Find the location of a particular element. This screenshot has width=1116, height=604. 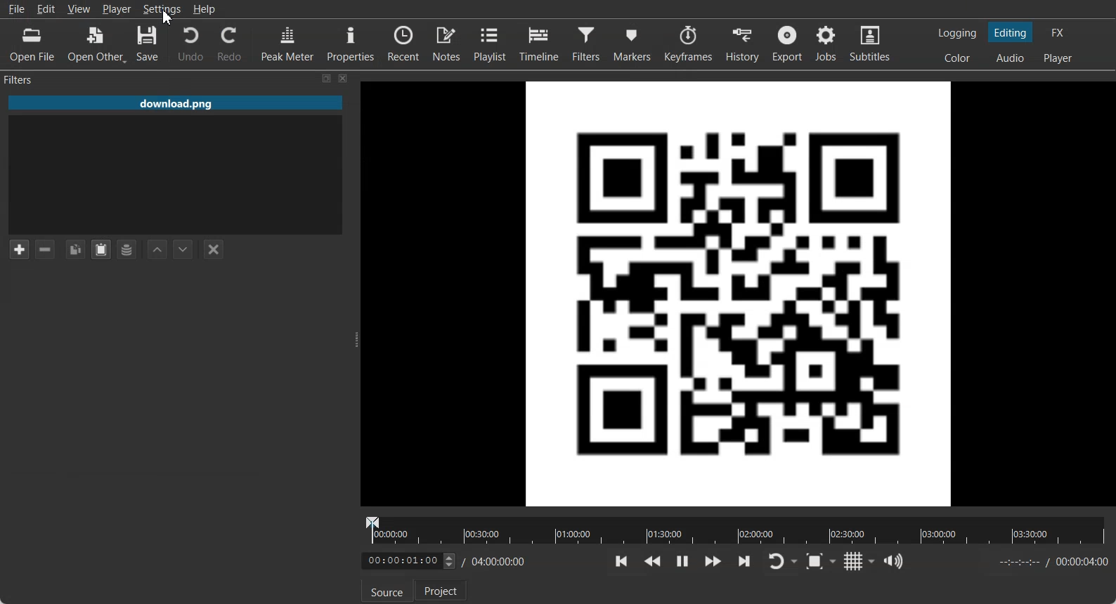

Video slider is located at coordinates (733, 530).